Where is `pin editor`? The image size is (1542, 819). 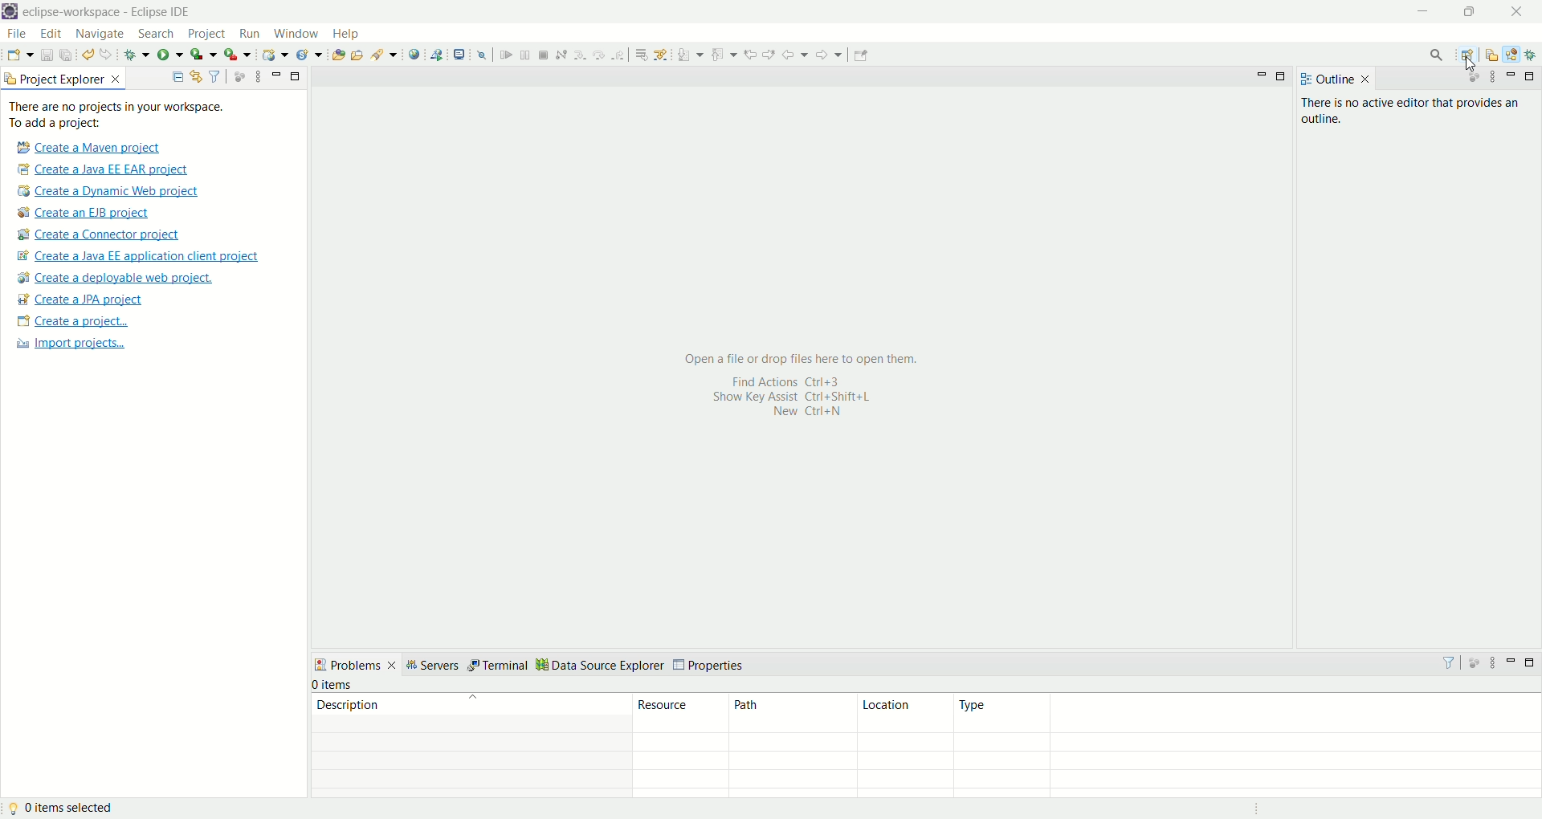 pin editor is located at coordinates (863, 55).